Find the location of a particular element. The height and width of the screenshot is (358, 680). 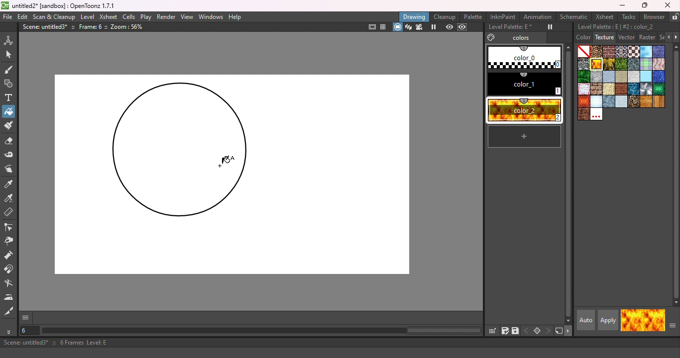

Cloud.bmp is located at coordinates (646, 51).